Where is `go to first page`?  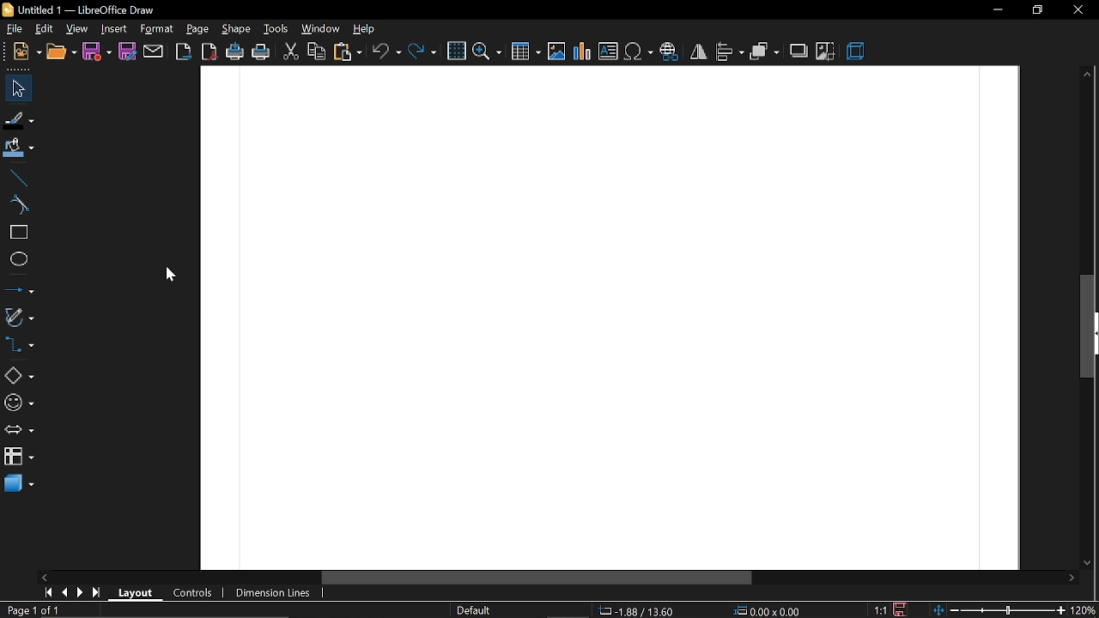 go to first page is located at coordinates (46, 592).